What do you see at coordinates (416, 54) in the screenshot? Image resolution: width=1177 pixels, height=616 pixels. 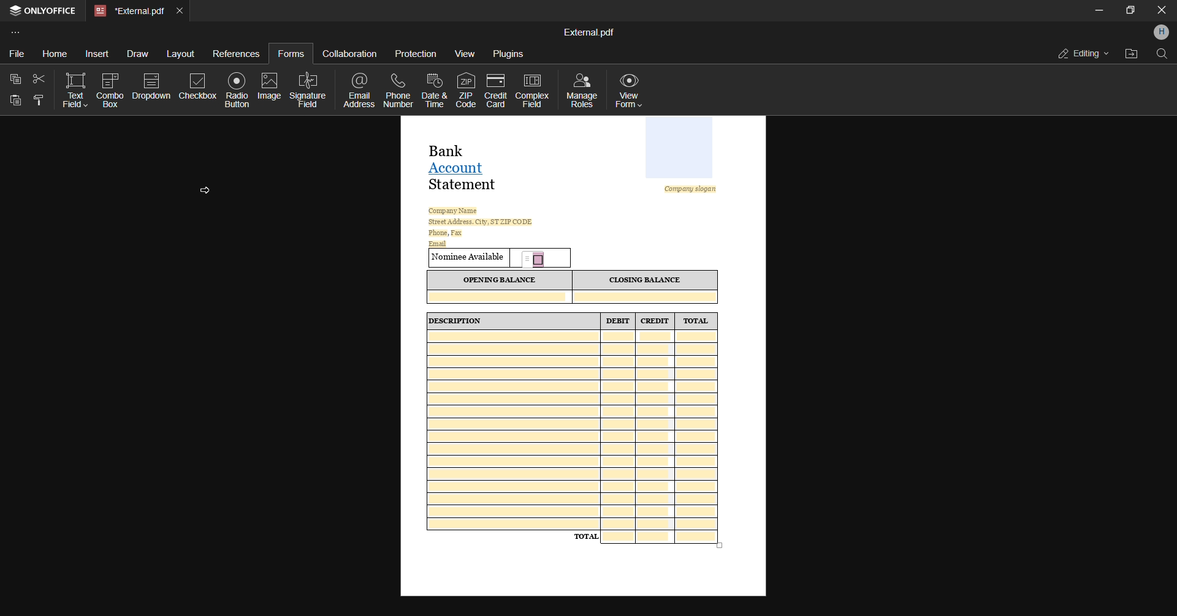 I see `protection` at bounding box center [416, 54].